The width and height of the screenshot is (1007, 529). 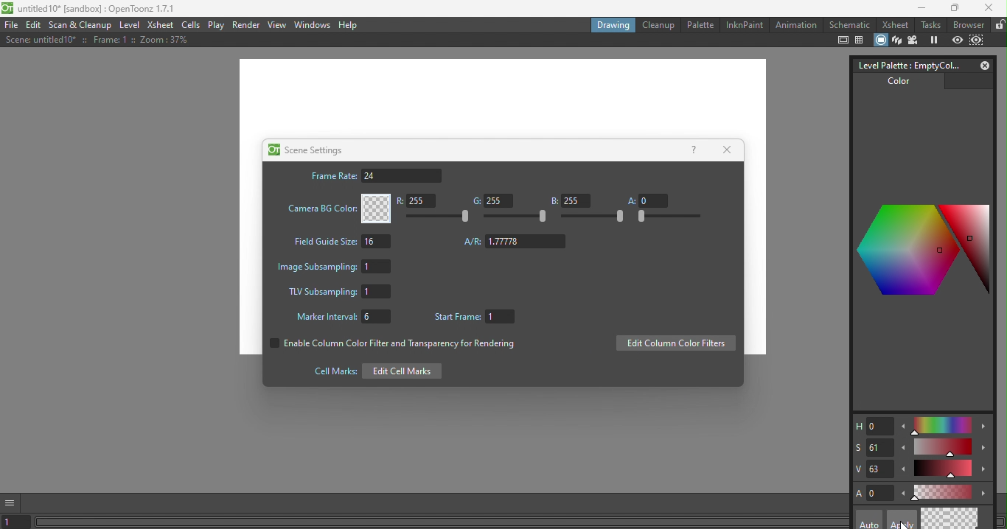 What do you see at coordinates (983, 428) in the screenshot?
I see `` at bounding box center [983, 428].